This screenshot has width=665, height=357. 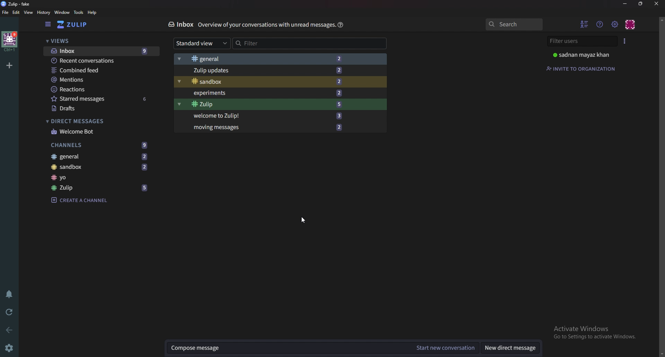 What do you see at coordinates (579, 41) in the screenshot?
I see `Filter users` at bounding box center [579, 41].